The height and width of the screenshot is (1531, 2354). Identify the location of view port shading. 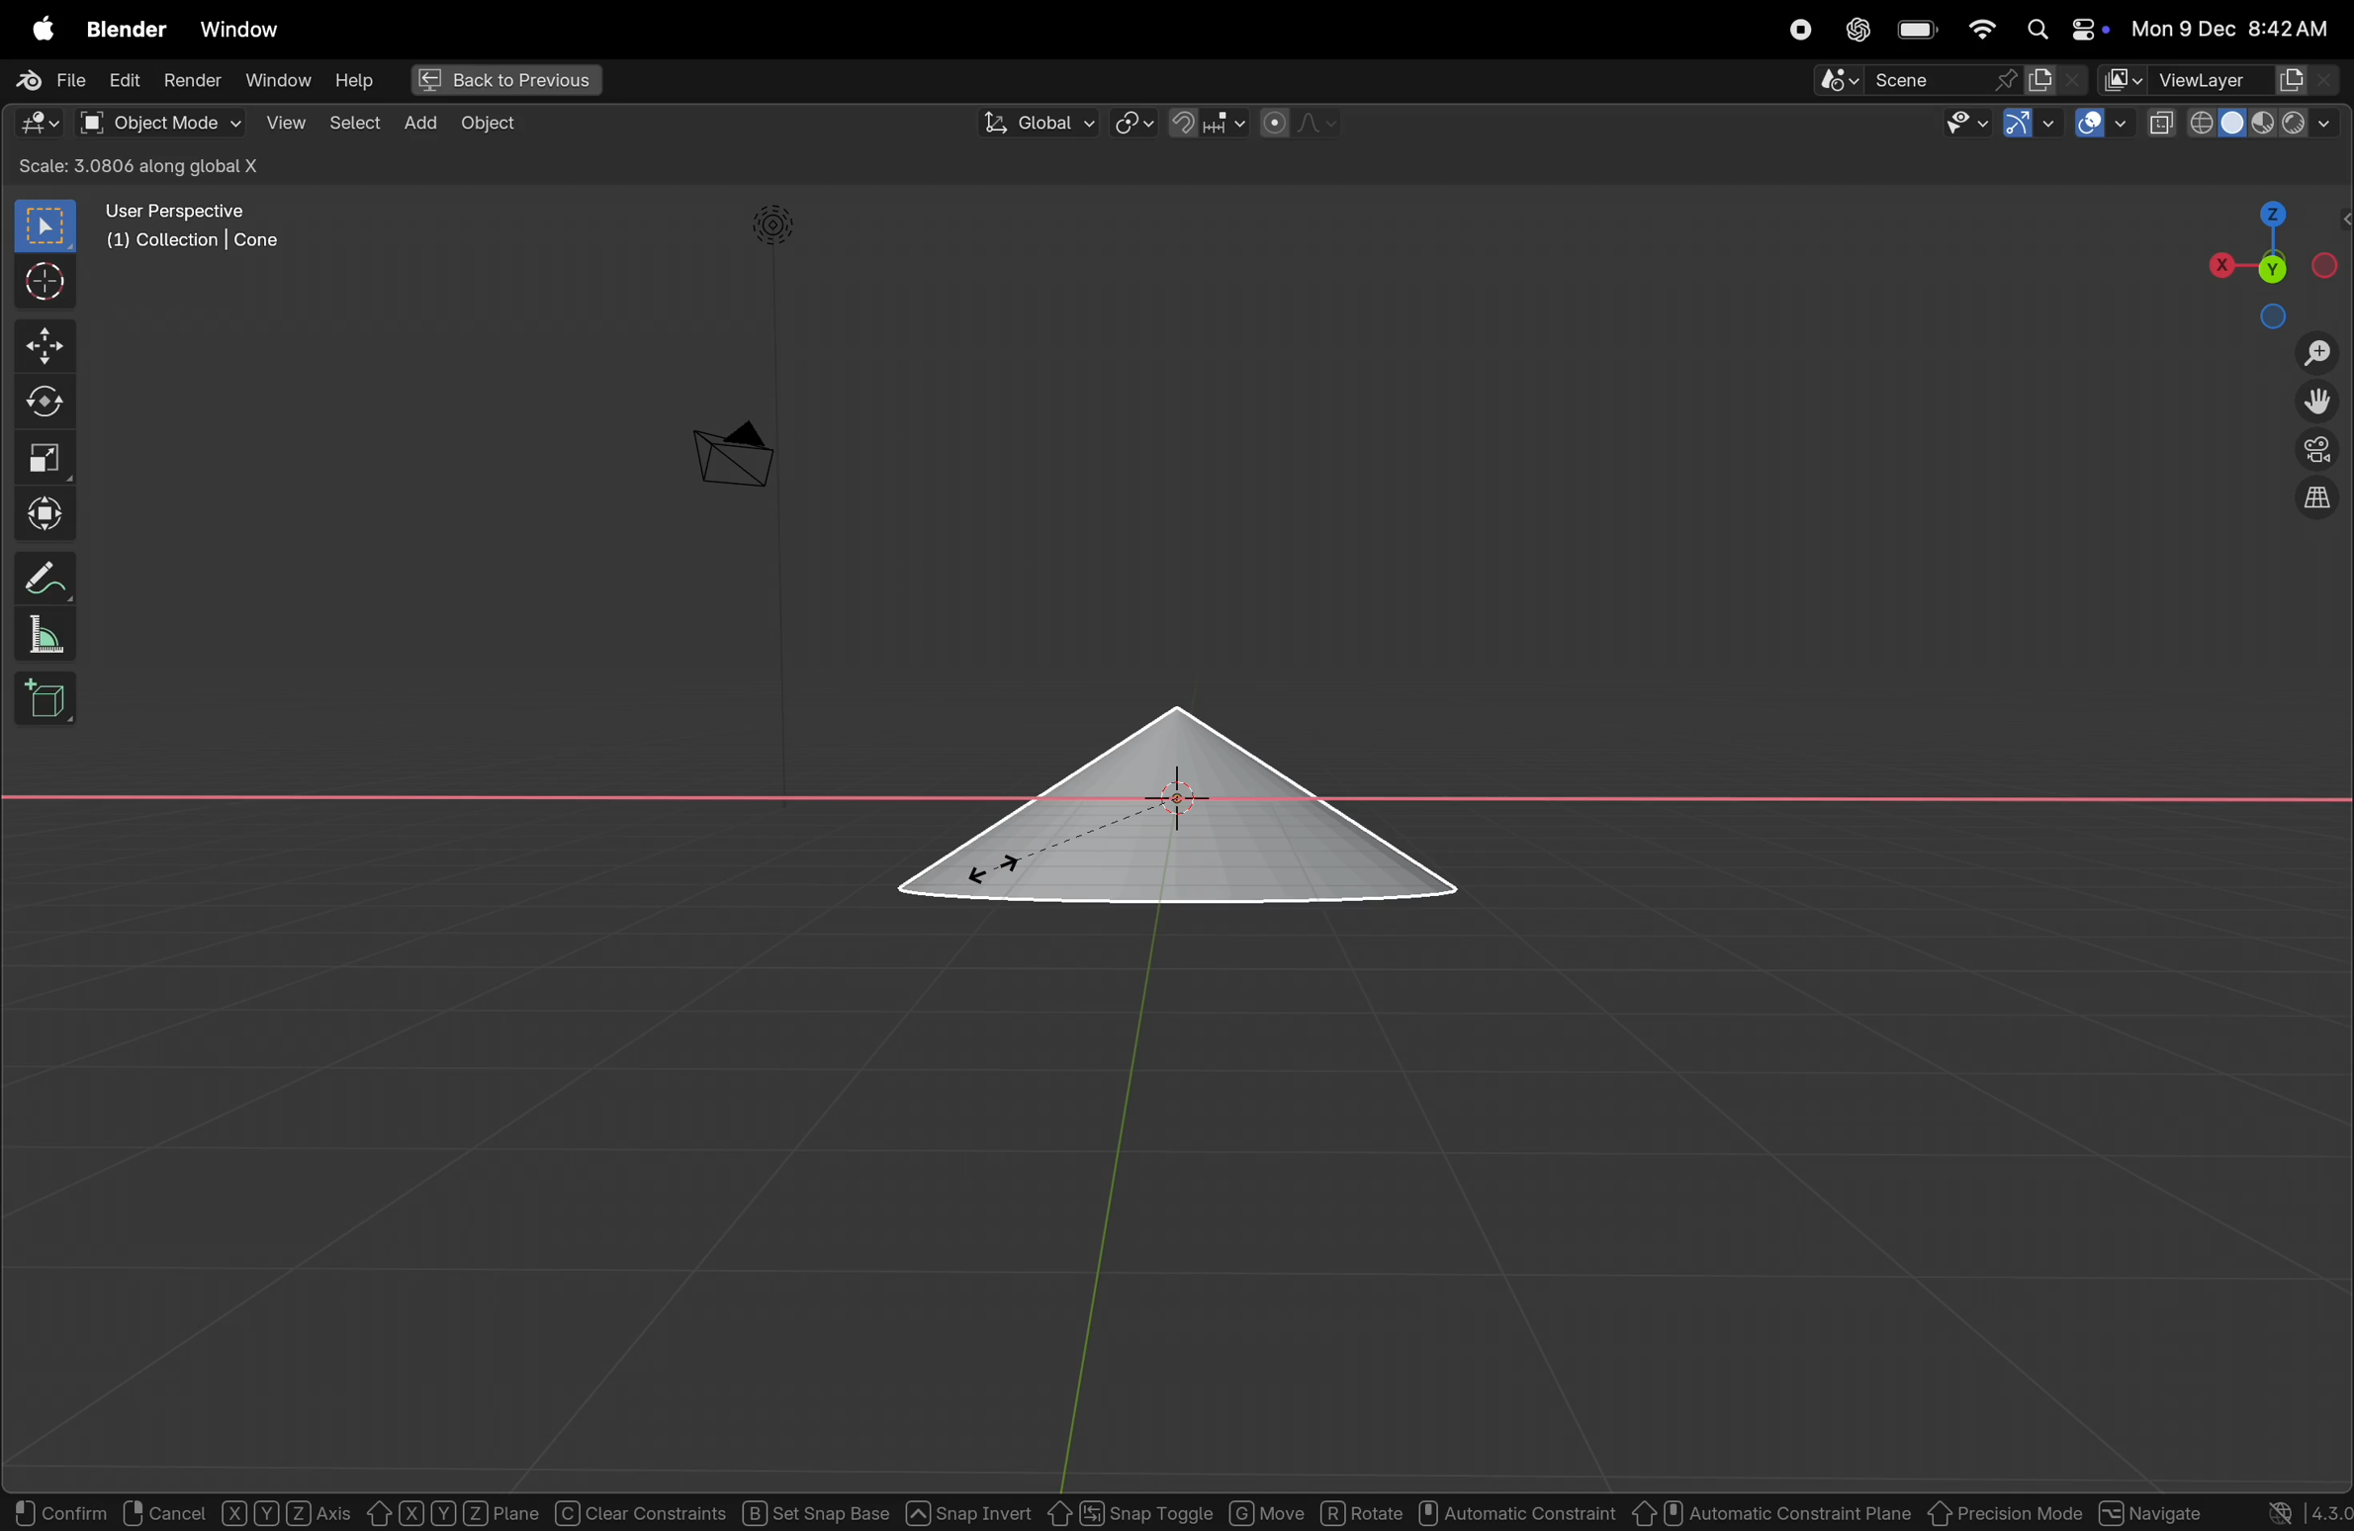
(2249, 120).